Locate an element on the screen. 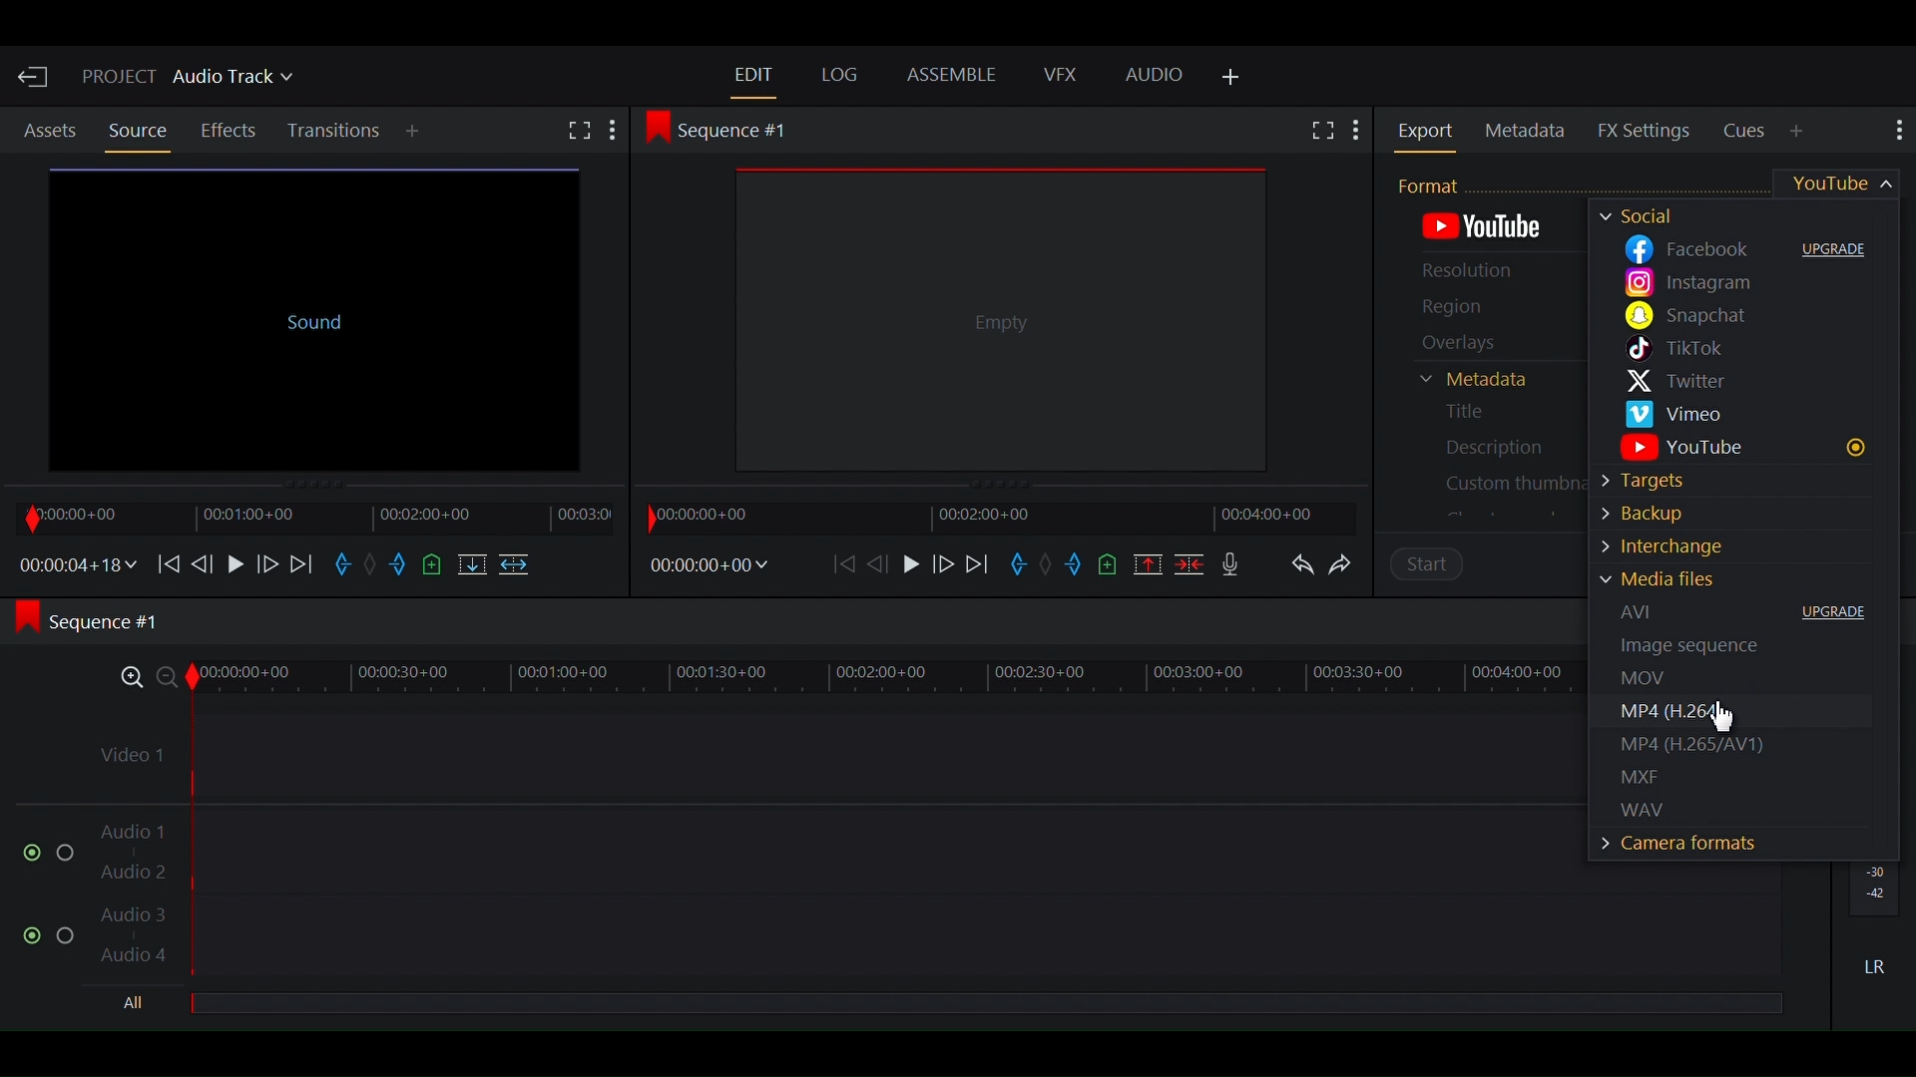 Image resolution: width=1916 pixels, height=1077 pixels. Fullscreen is located at coordinates (1320, 130).